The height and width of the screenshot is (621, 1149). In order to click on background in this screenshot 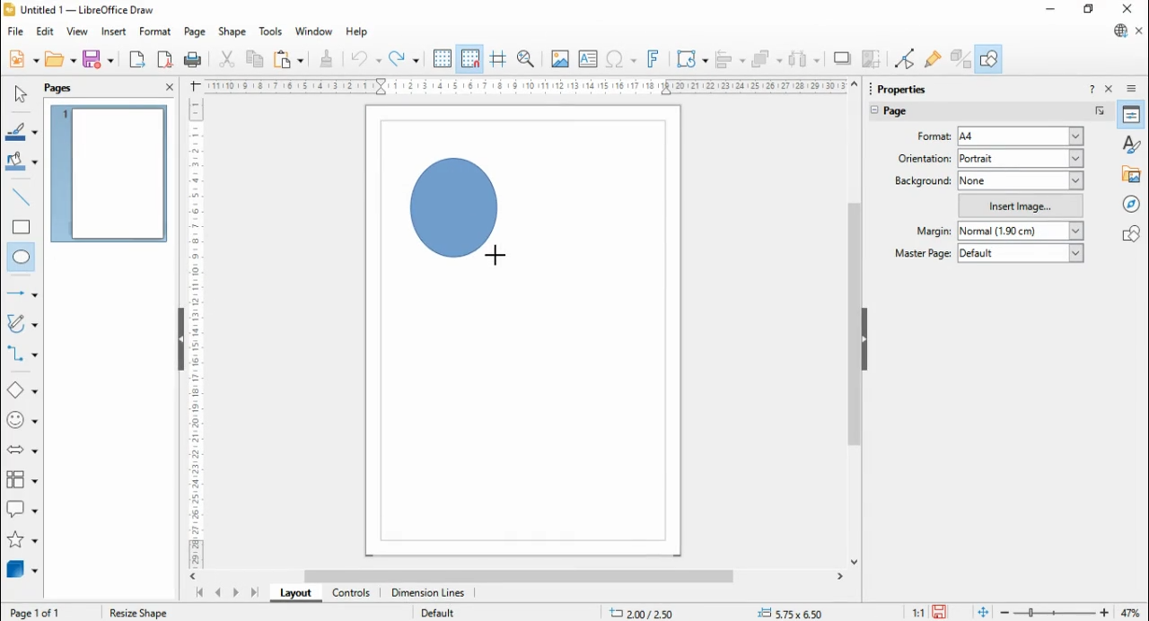, I will do `click(923, 180)`.